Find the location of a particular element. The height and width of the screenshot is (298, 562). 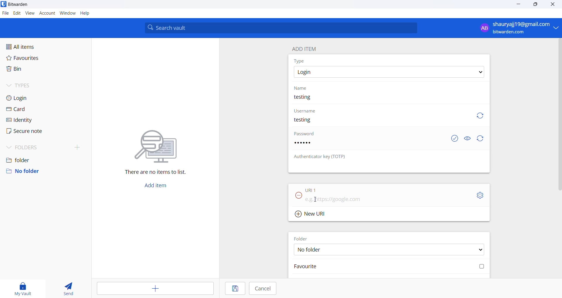

view is located at coordinates (29, 13).